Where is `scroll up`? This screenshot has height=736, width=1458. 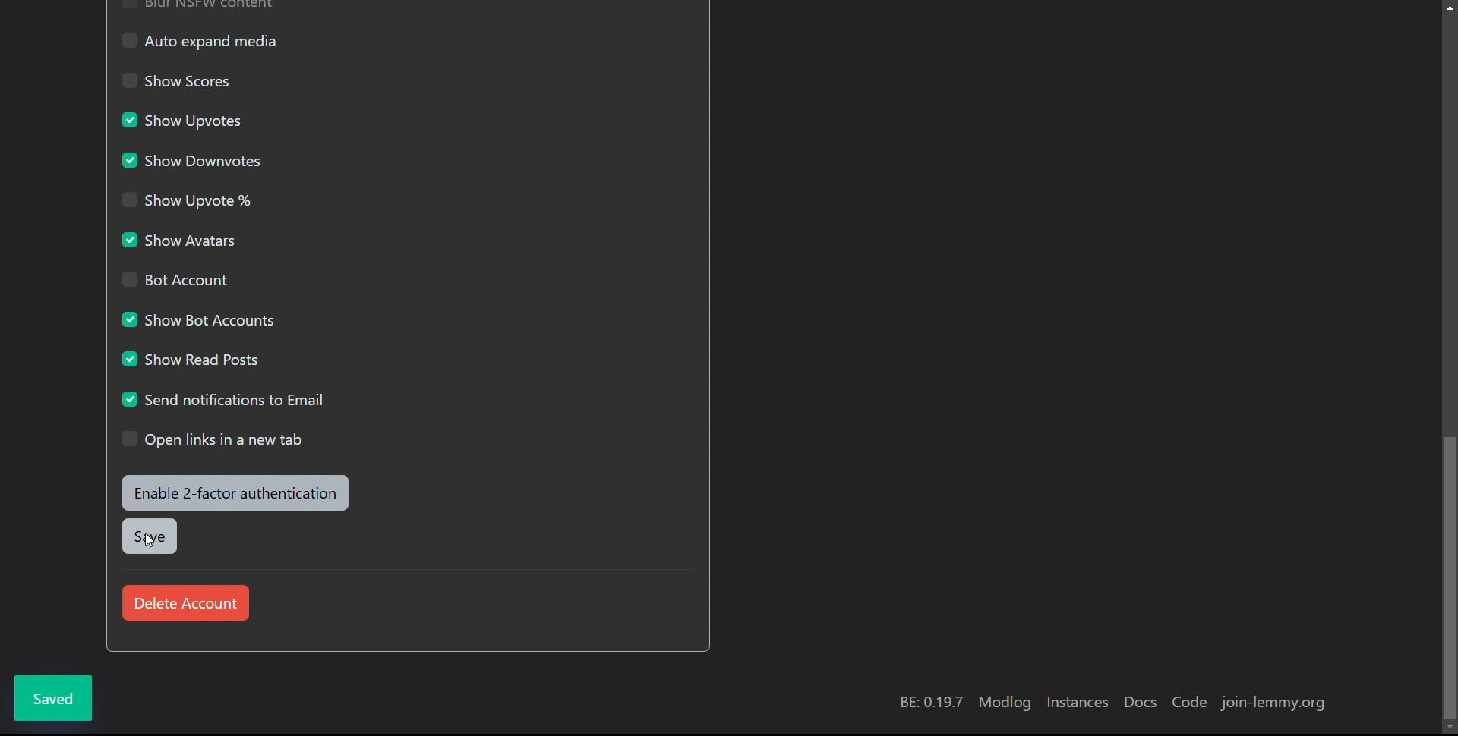
scroll up is located at coordinates (1449, 6).